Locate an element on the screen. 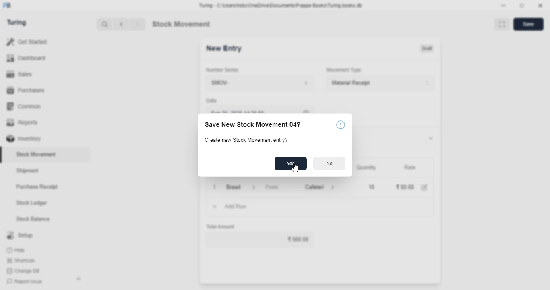  previous is located at coordinates (122, 24).